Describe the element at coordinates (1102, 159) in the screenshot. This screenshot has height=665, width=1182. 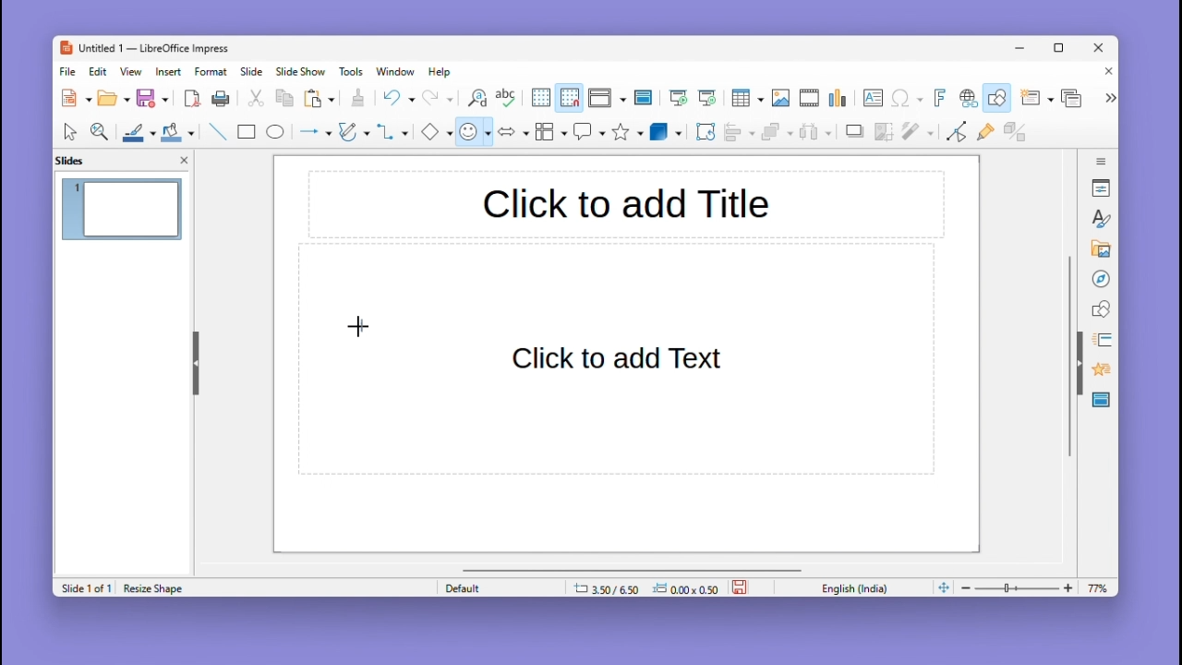
I see `Sidebar settings` at that location.